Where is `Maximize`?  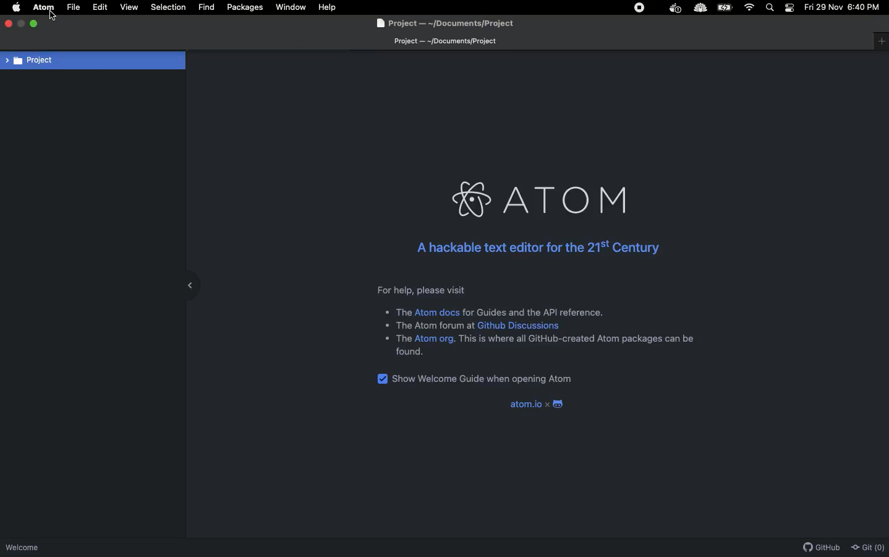 Maximize is located at coordinates (36, 25).